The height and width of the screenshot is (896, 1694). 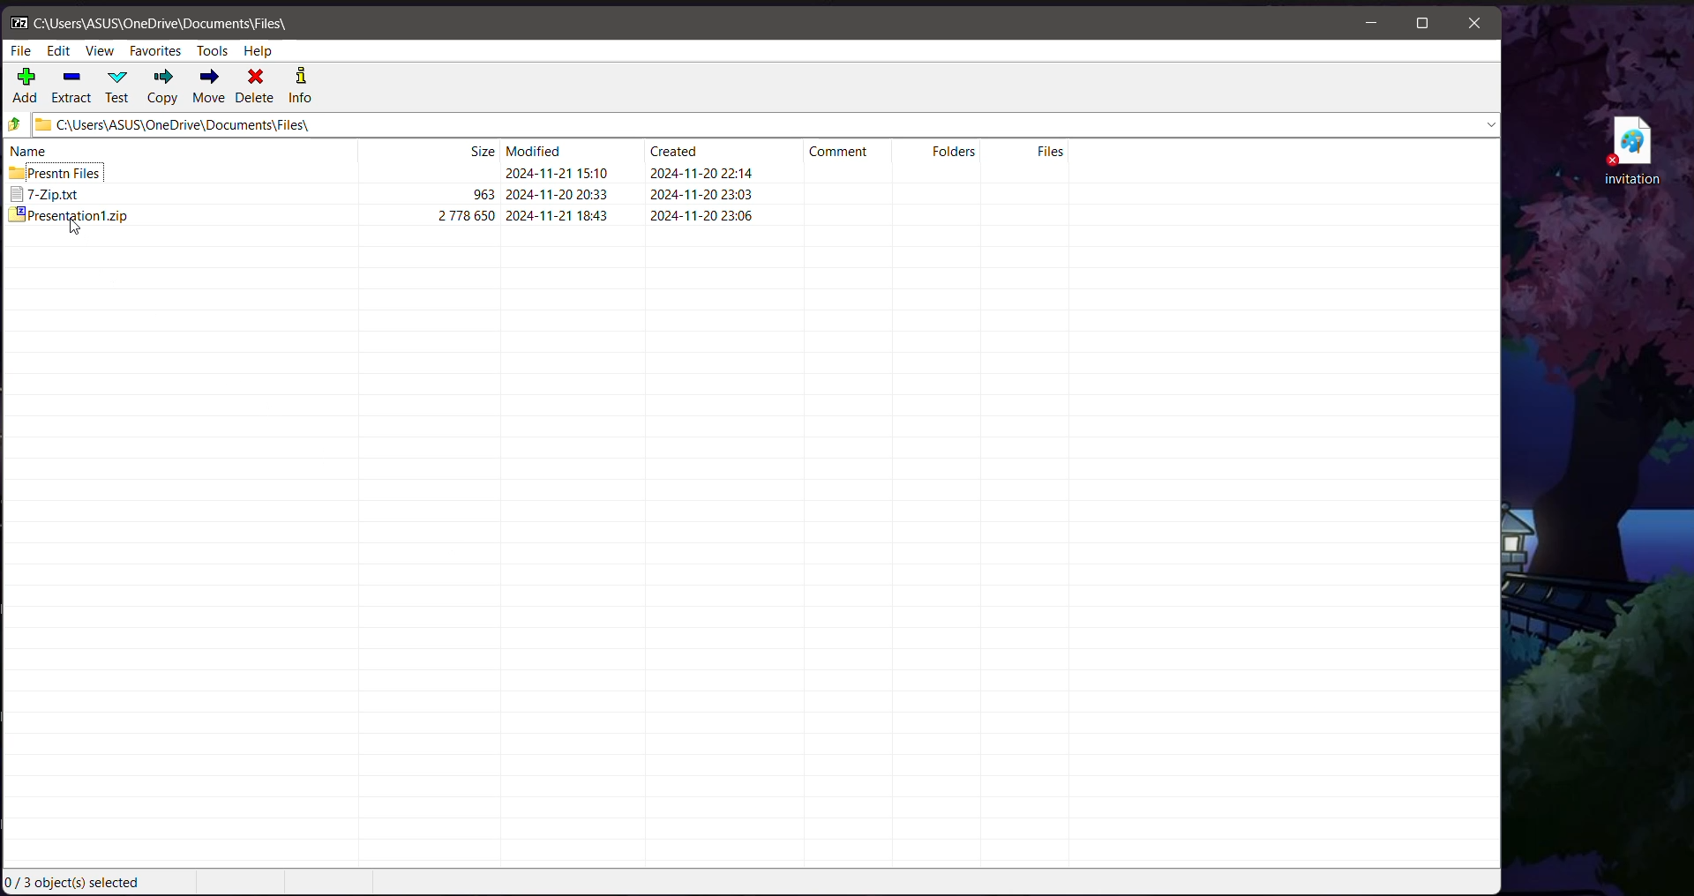 I want to click on presentationt.zip 343592 2024-11-211843 2024-11-20 23:06, so click(x=382, y=217).